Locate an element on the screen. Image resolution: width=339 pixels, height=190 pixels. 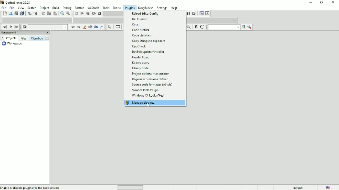
Build is located at coordinates (76, 13).